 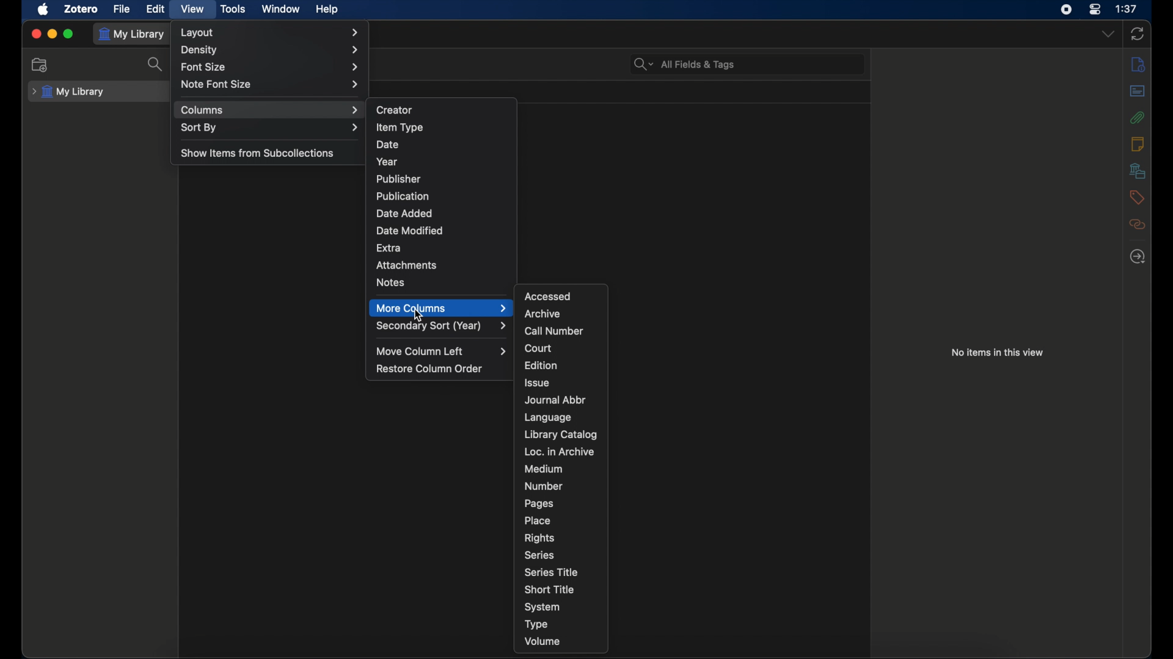 What do you see at coordinates (561, 434) in the screenshot?
I see `library catalog` at bounding box center [561, 434].